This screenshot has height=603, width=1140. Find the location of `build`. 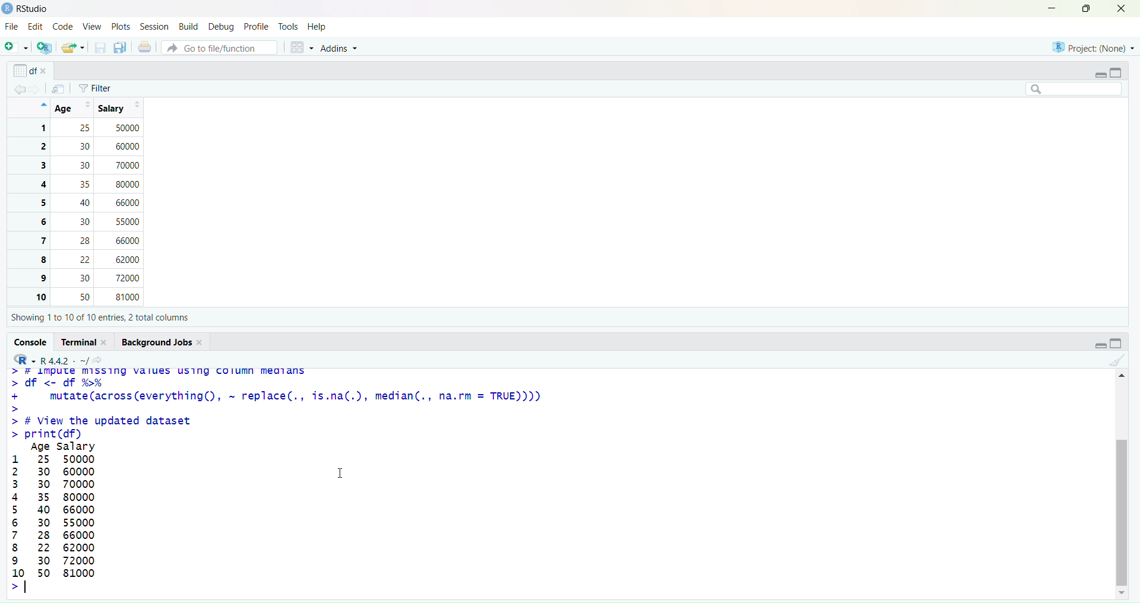

build is located at coordinates (188, 26).